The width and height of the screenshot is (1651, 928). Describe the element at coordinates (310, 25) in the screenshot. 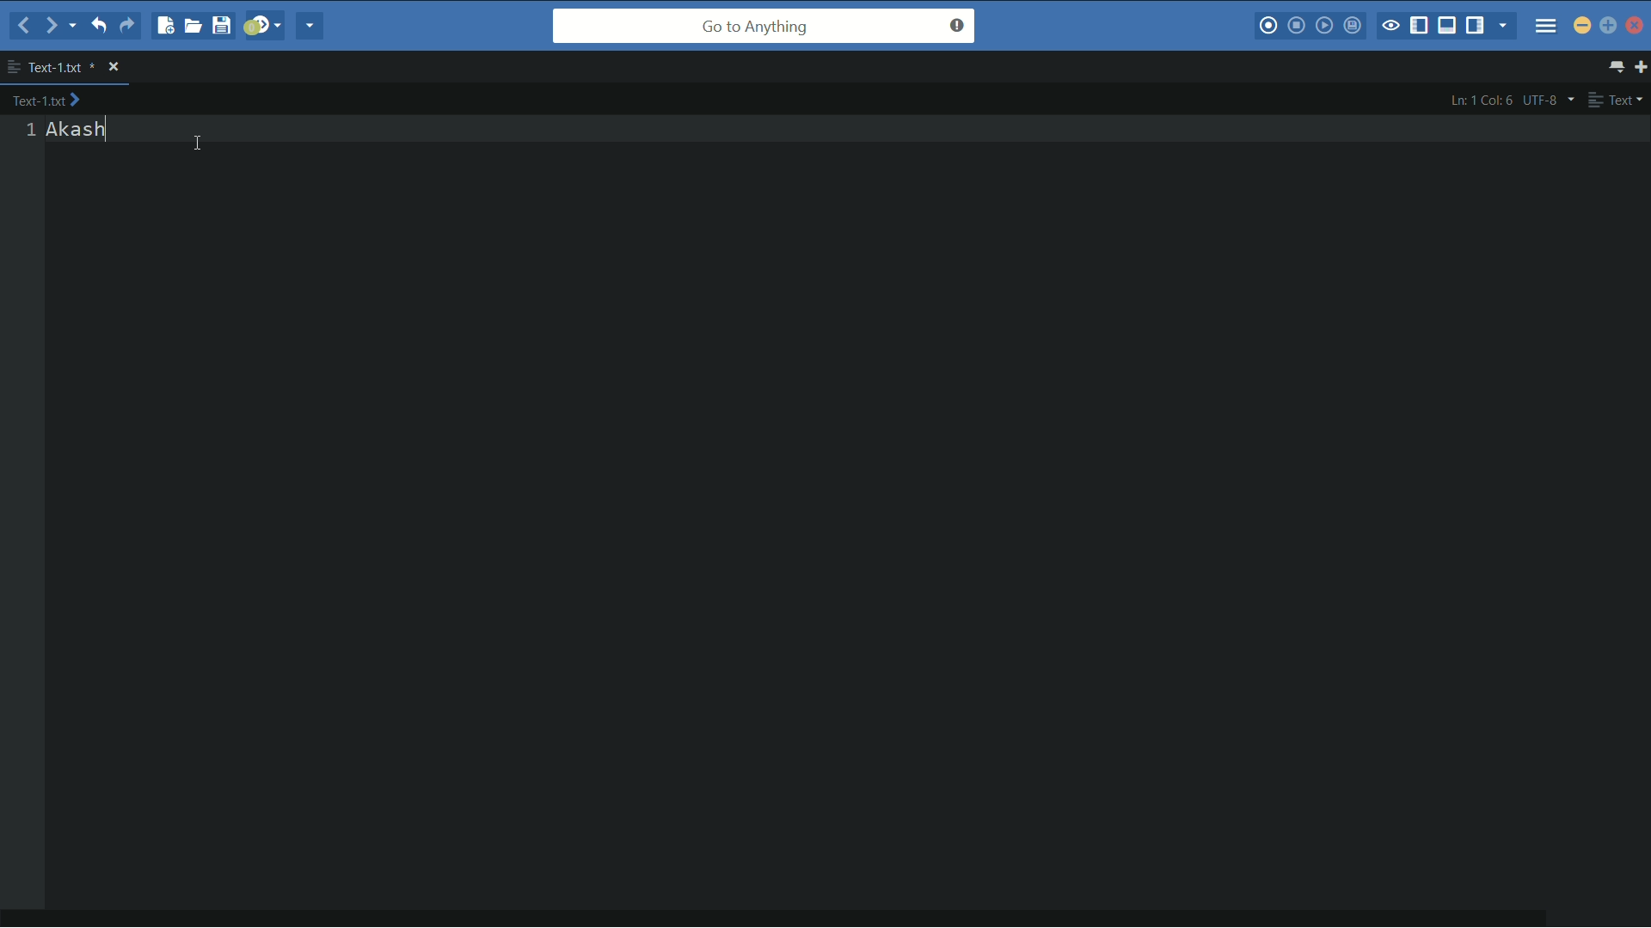

I see `share current file` at that location.